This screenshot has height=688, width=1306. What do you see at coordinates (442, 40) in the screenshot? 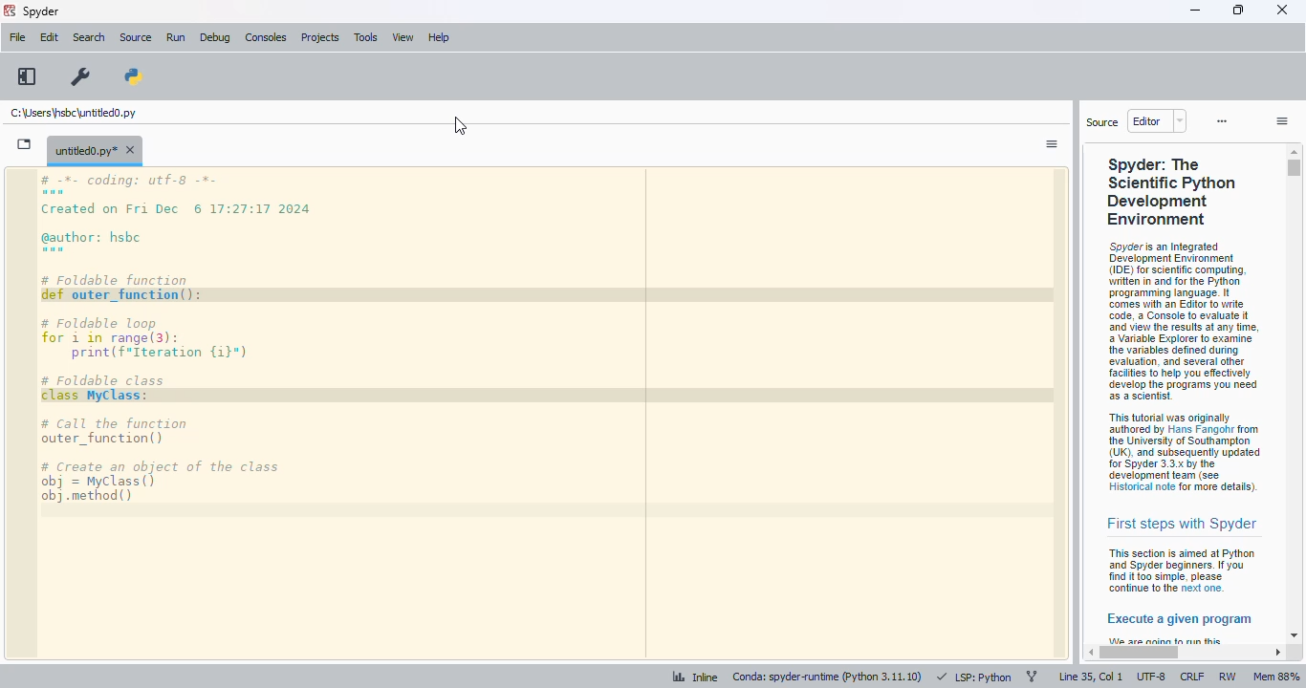
I see `help` at bounding box center [442, 40].